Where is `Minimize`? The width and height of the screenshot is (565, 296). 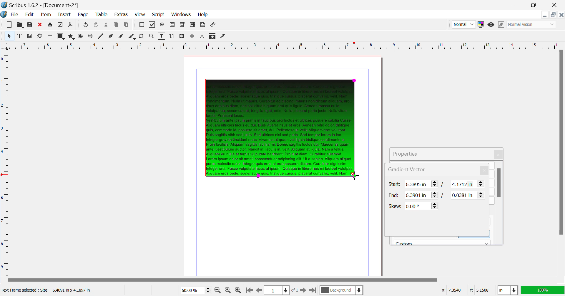 Minimize is located at coordinates (554, 15).